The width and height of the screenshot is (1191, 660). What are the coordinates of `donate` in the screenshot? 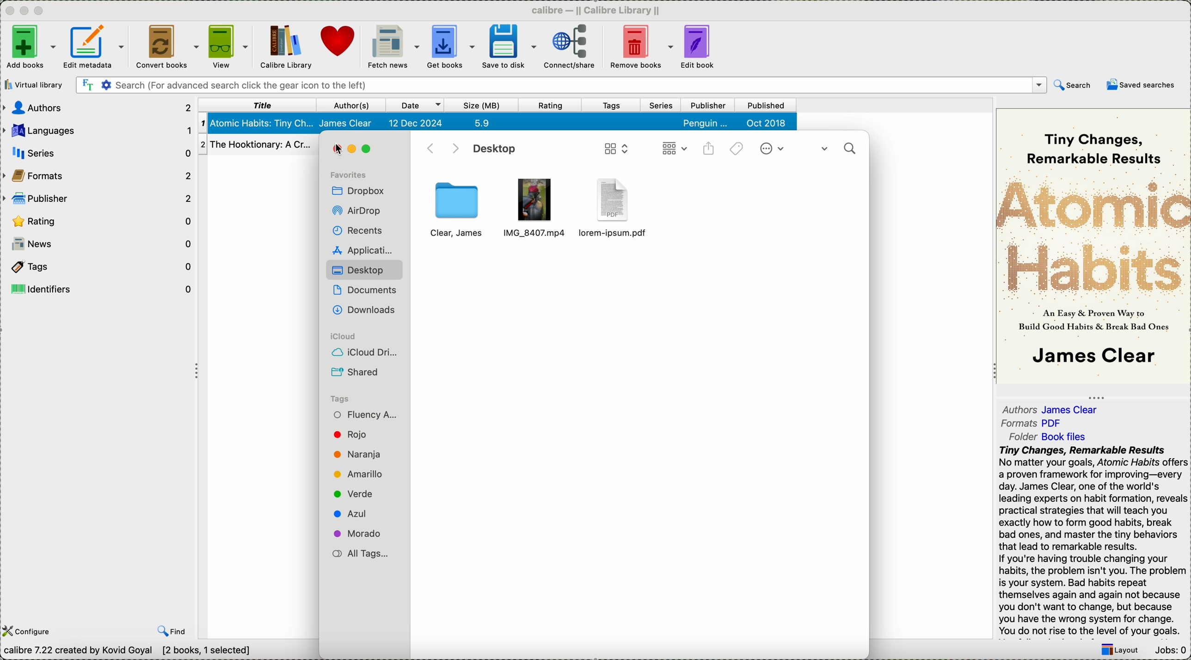 It's located at (340, 43).